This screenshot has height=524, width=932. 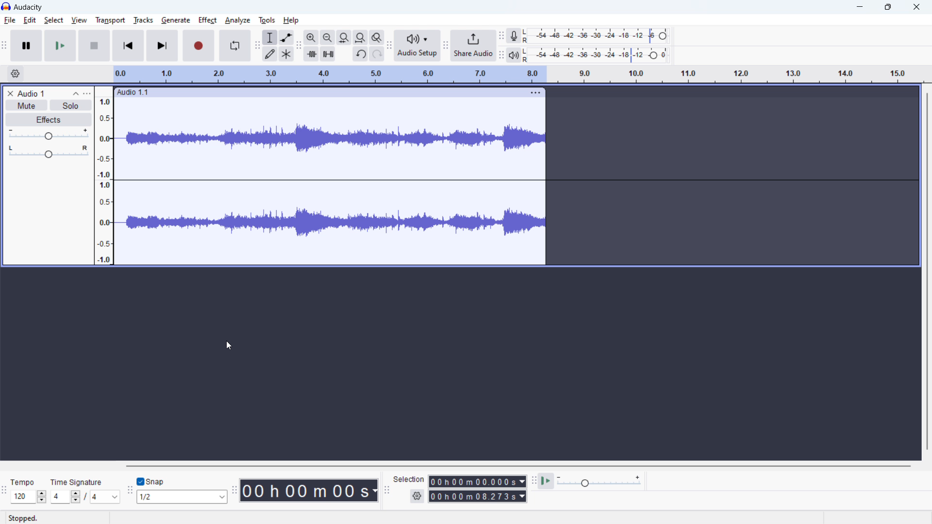 What do you see at coordinates (311, 37) in the screenshot?
I see `zoom in` at bounding box center [311, 37].